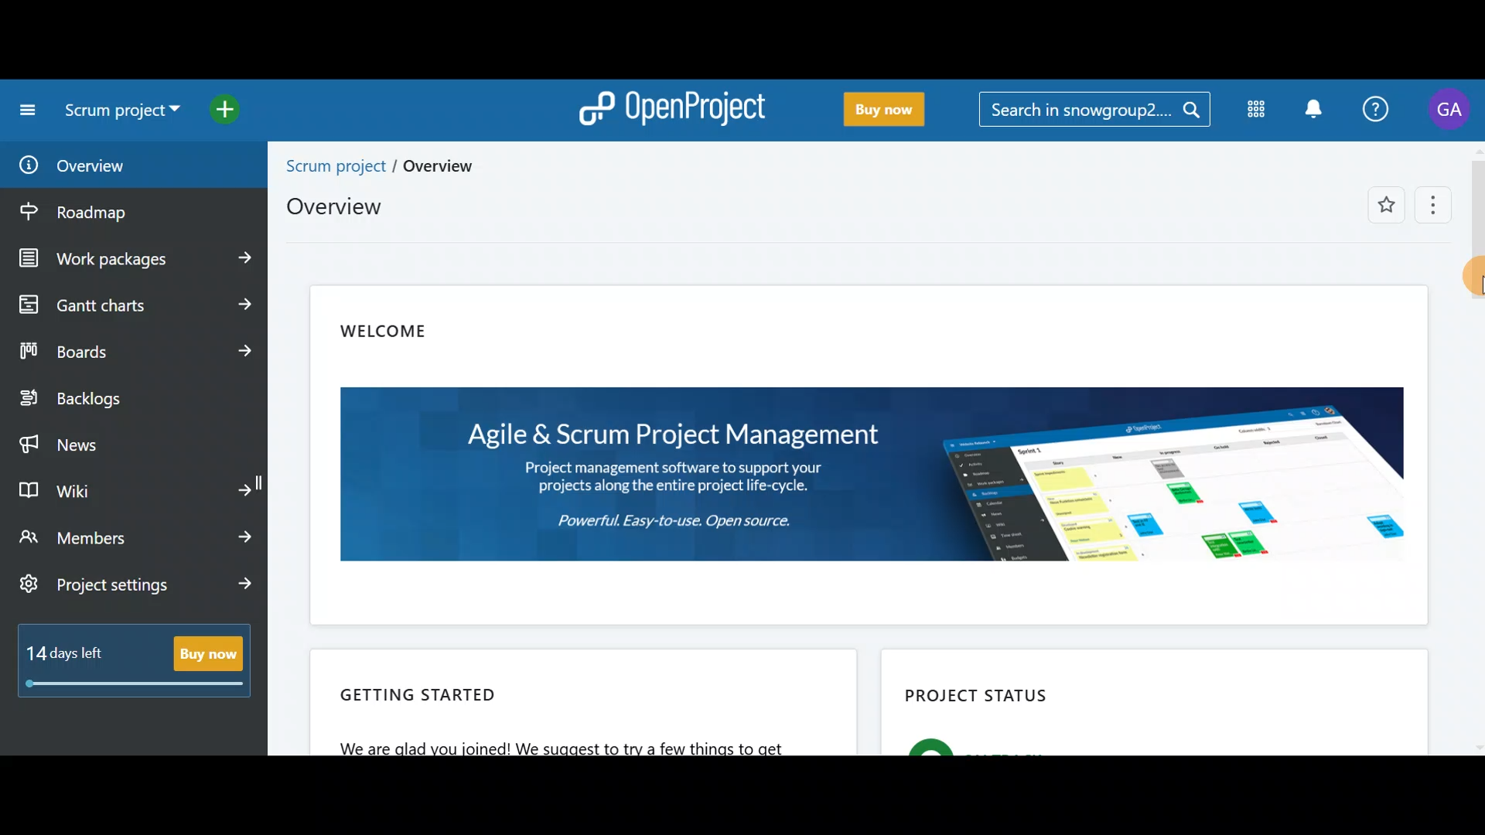 The width and height of the screenshot is (1485, 835). What do you see at coordinates (1377, 206) in the screenshot?
I see `Add to favorites` at bounding box center [1377, 206].